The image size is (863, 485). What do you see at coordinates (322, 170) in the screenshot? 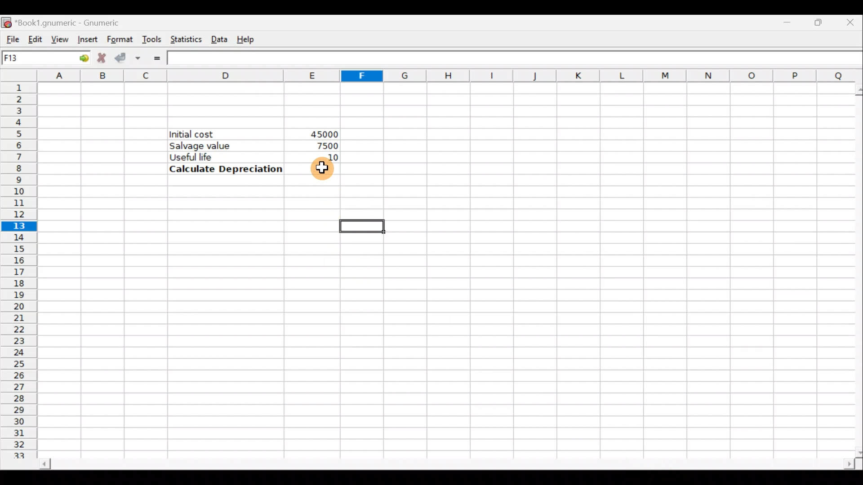
I see `Cursor hovering on cell E8` at bounding box center [322, 170].